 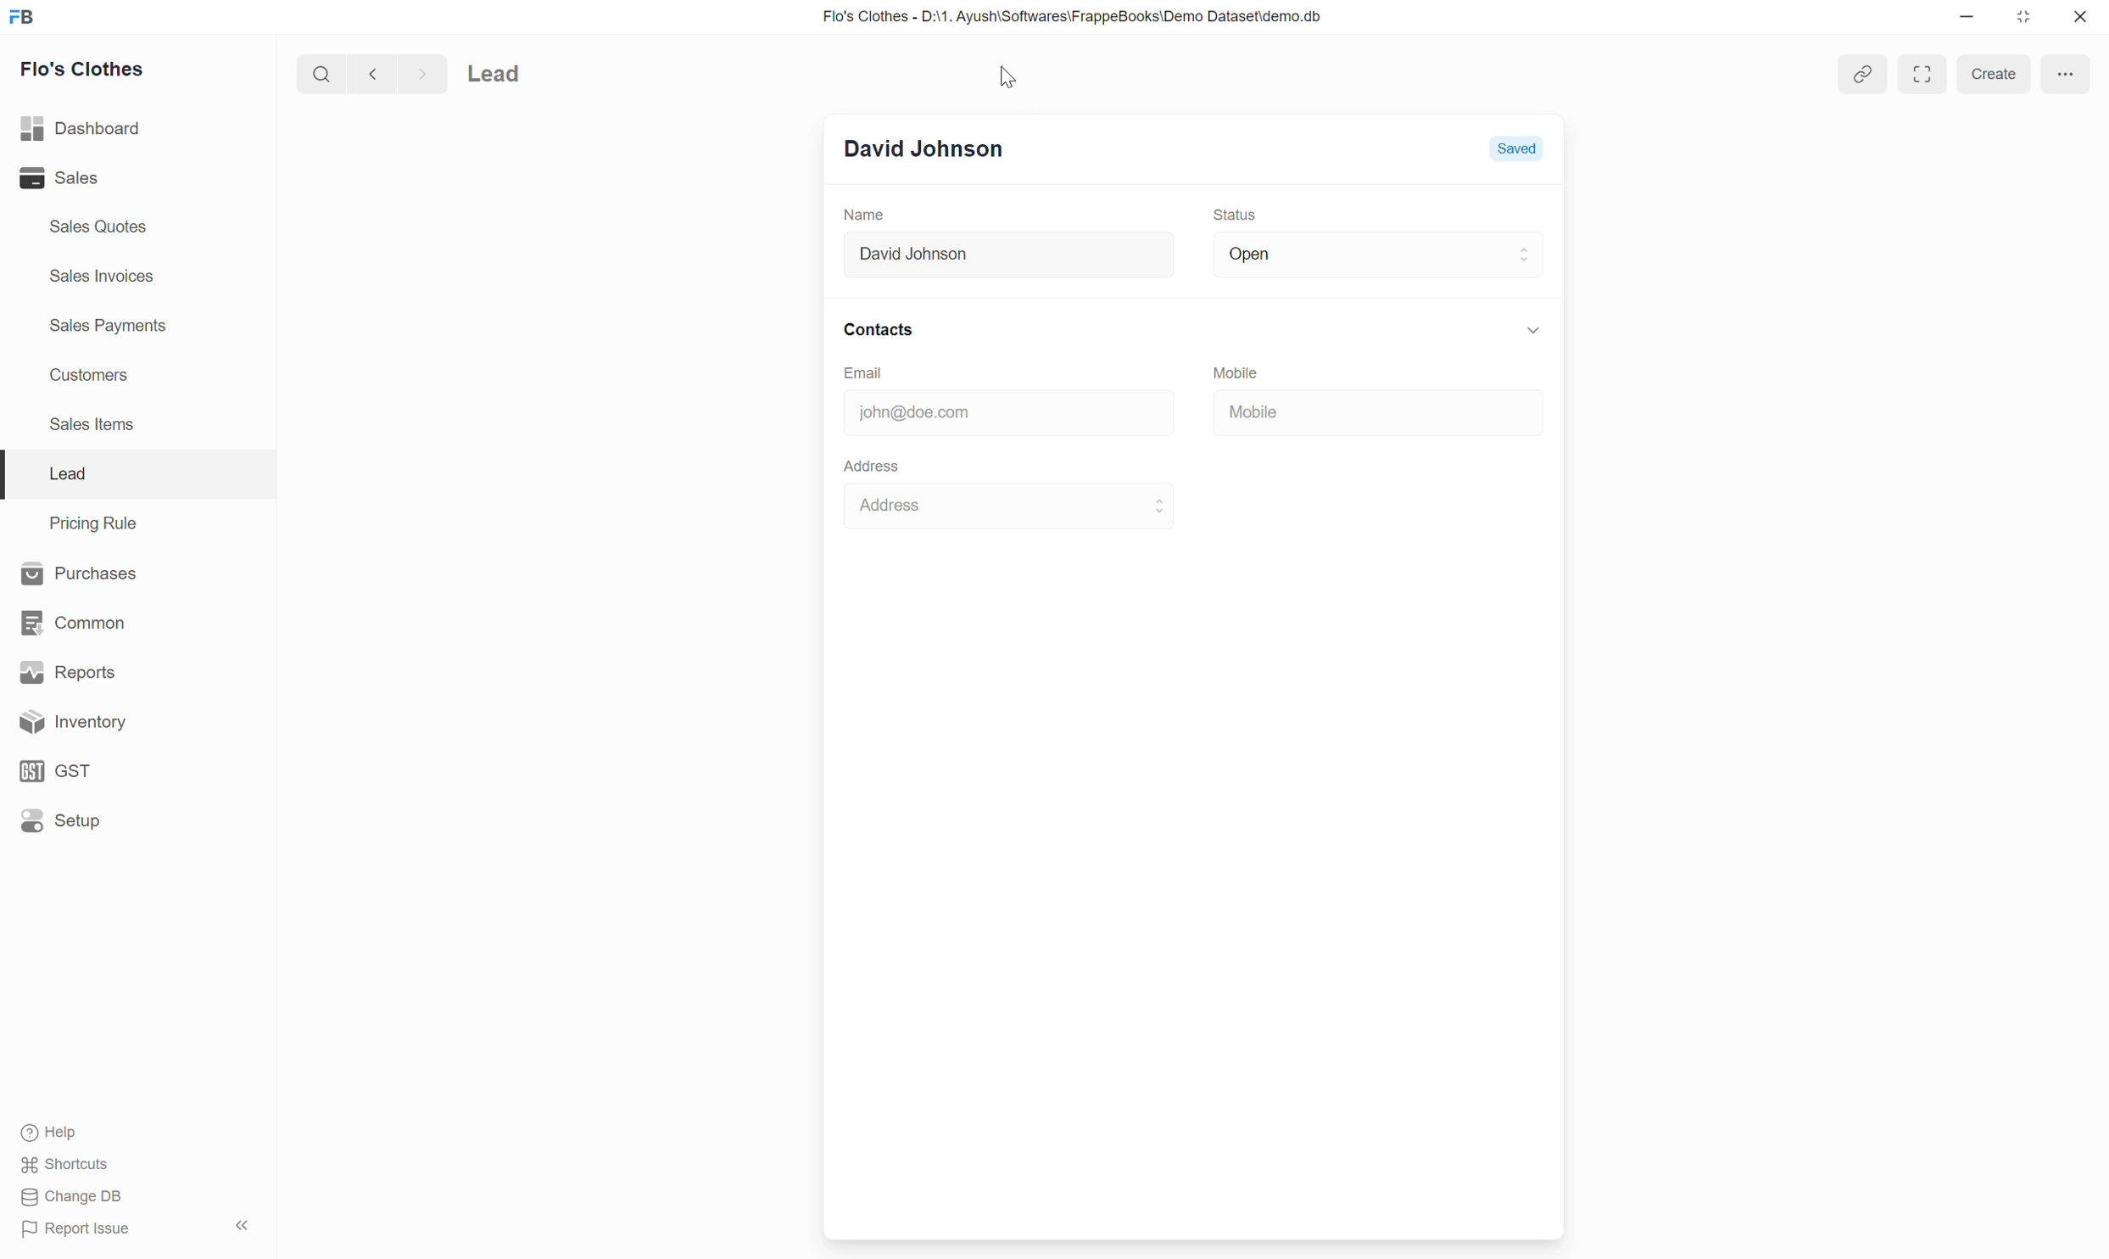 I want to click on expand, so click(x=1925, y=75).